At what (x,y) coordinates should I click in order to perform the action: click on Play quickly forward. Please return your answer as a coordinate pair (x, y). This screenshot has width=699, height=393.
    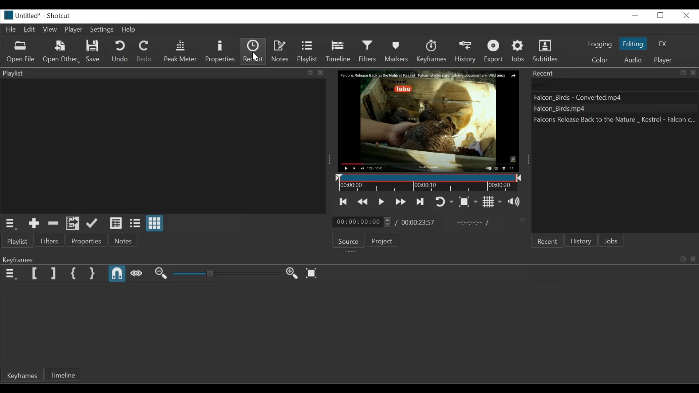
    Looking at the image, I should click on (399, 202).